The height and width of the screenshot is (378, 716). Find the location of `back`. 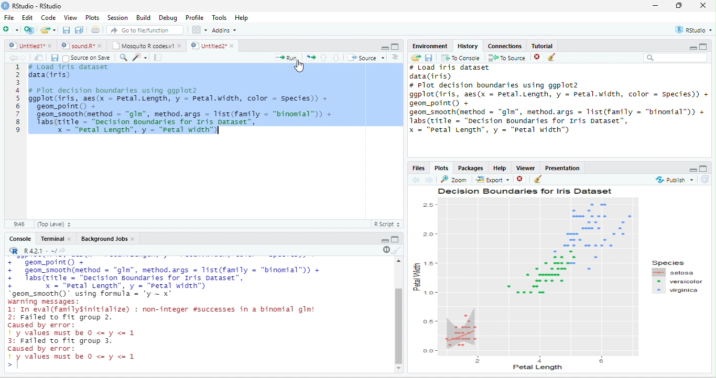

back is located at coordinates (415, 180).